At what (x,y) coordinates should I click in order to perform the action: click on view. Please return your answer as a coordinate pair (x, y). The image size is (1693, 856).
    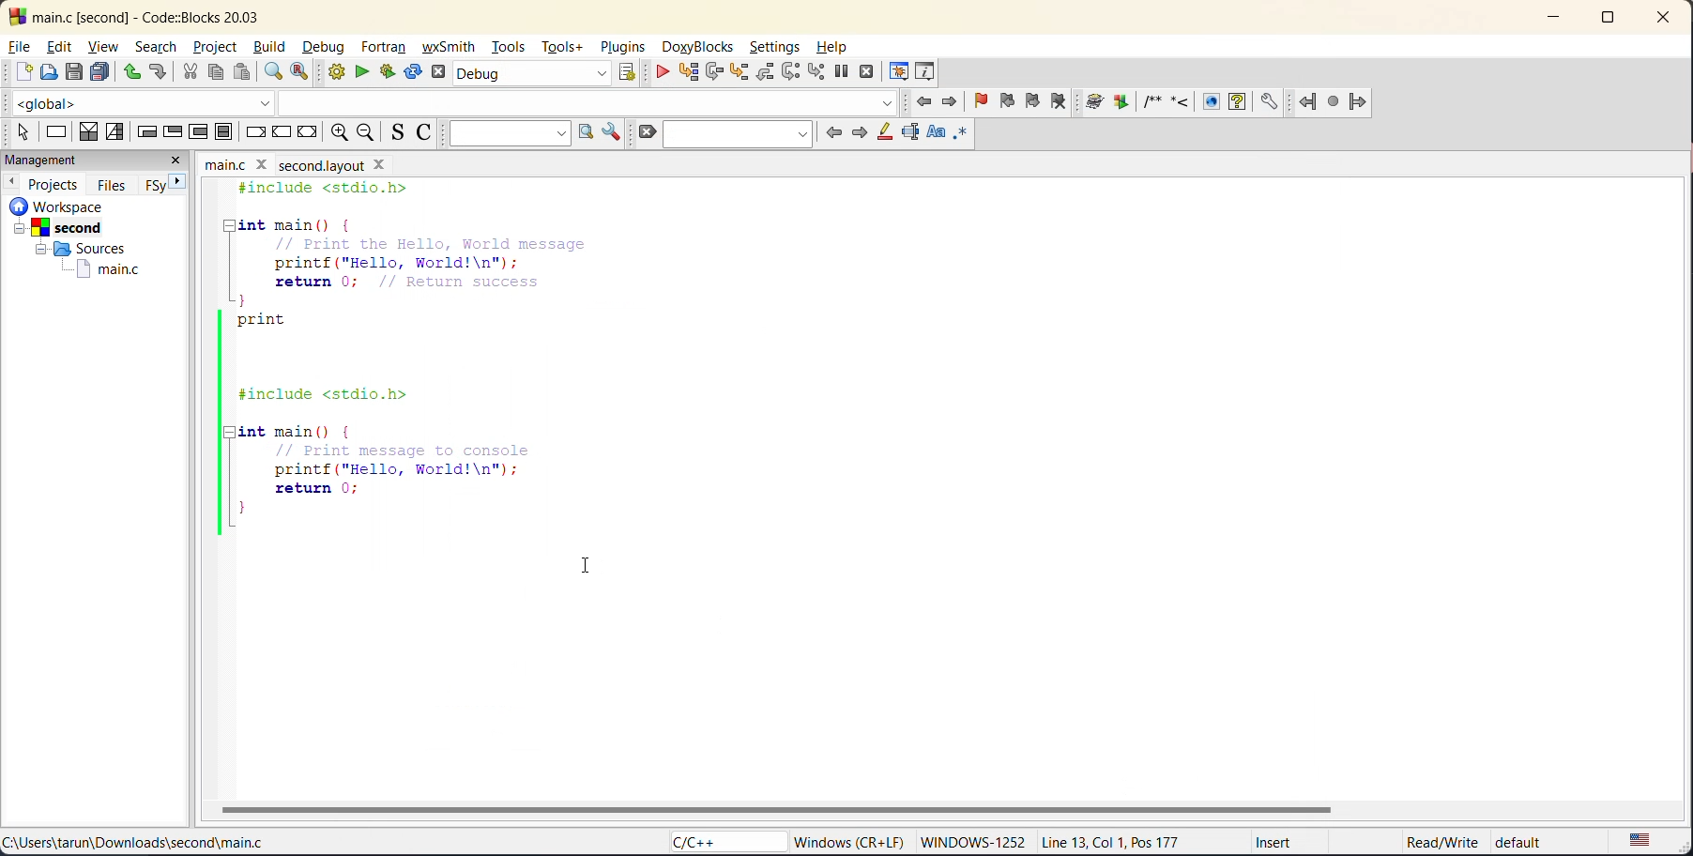
    Looking at the image, I should click on (106, 46).